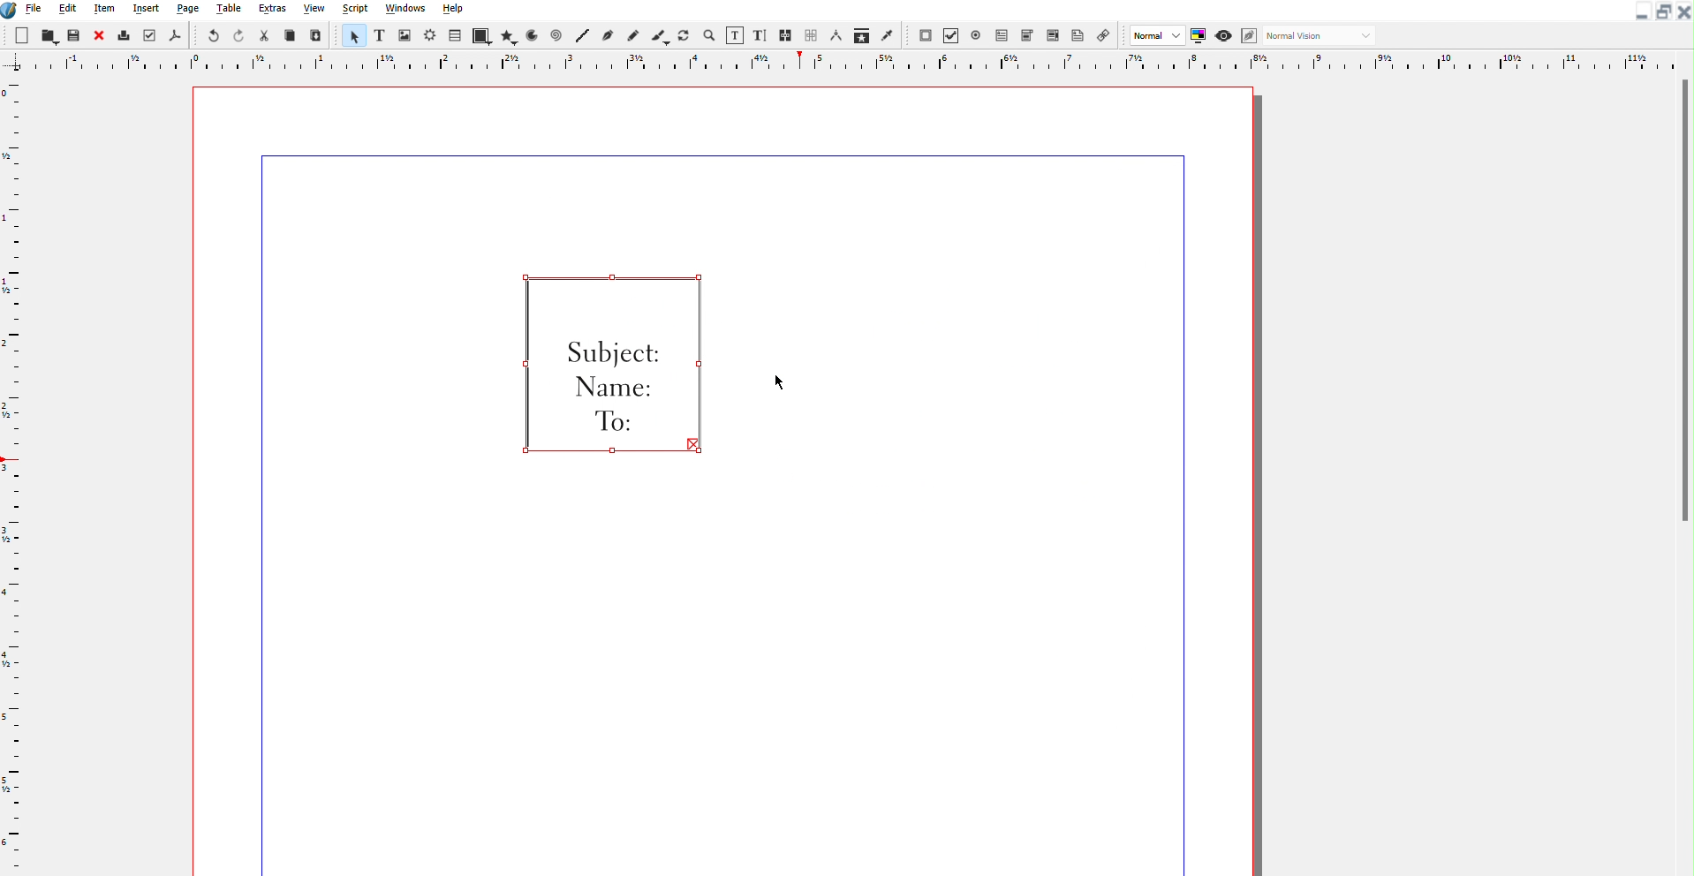 The height and width of the screenshot is (876, 1694). What do you see at coordinates (733, 34) in the screenshot?
I see `Textbox` at bounding box center [733, 34].